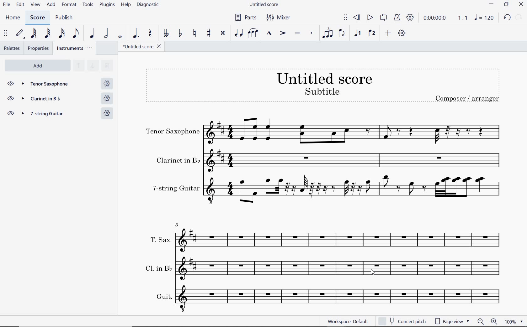 This screenshot has height=327, width=527. What do you see at coordinates (181, 33) in the screenshot?
I see `TOGGLE FLAT` at bounding box center [181, 33].